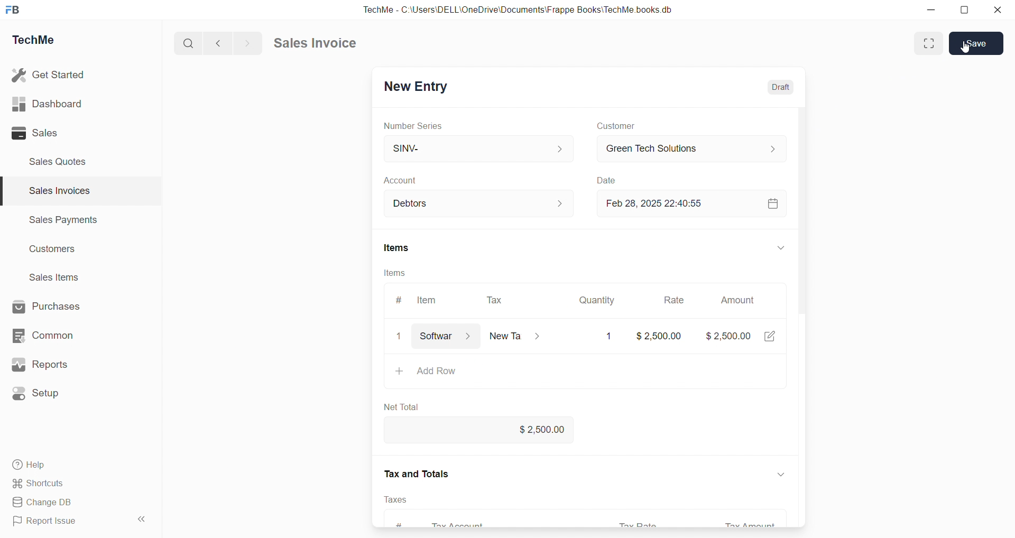 The height and width of the screenshot is (538, 1015). I want to click on Report Issue, so click(48, 520).